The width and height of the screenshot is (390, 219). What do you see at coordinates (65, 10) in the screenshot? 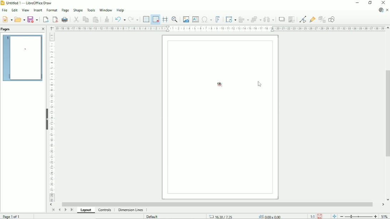
I see `Page` at bounding box center [65, 10].